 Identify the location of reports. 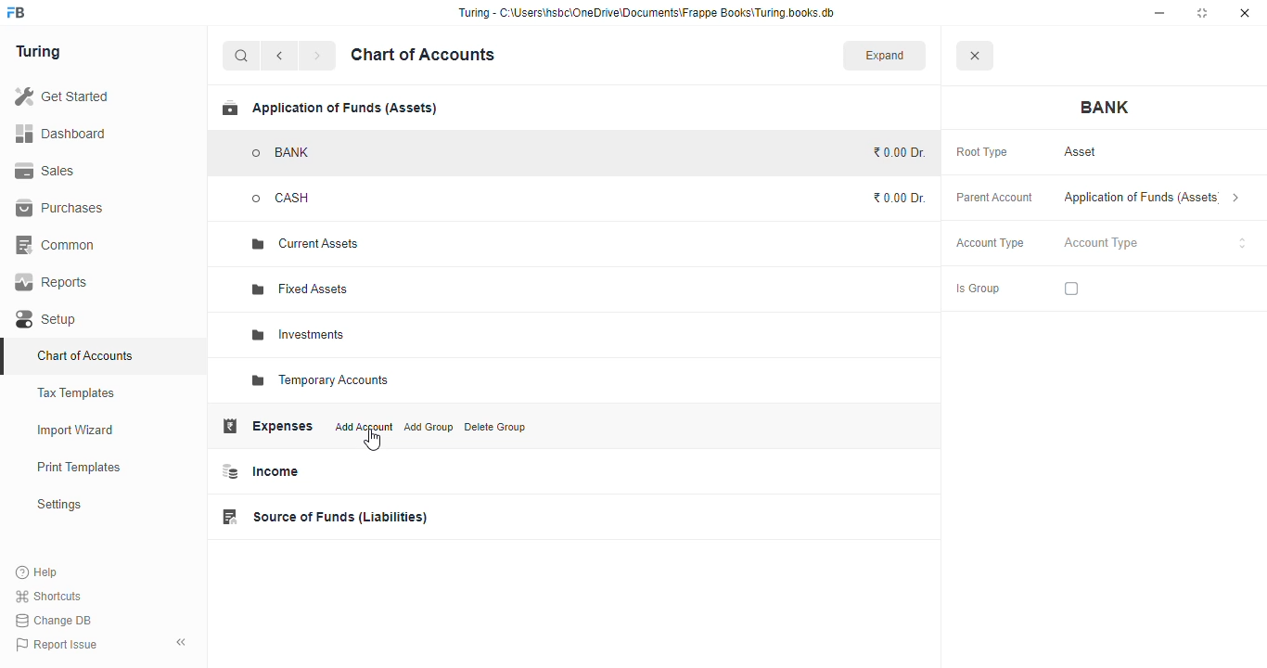
(52, 282).